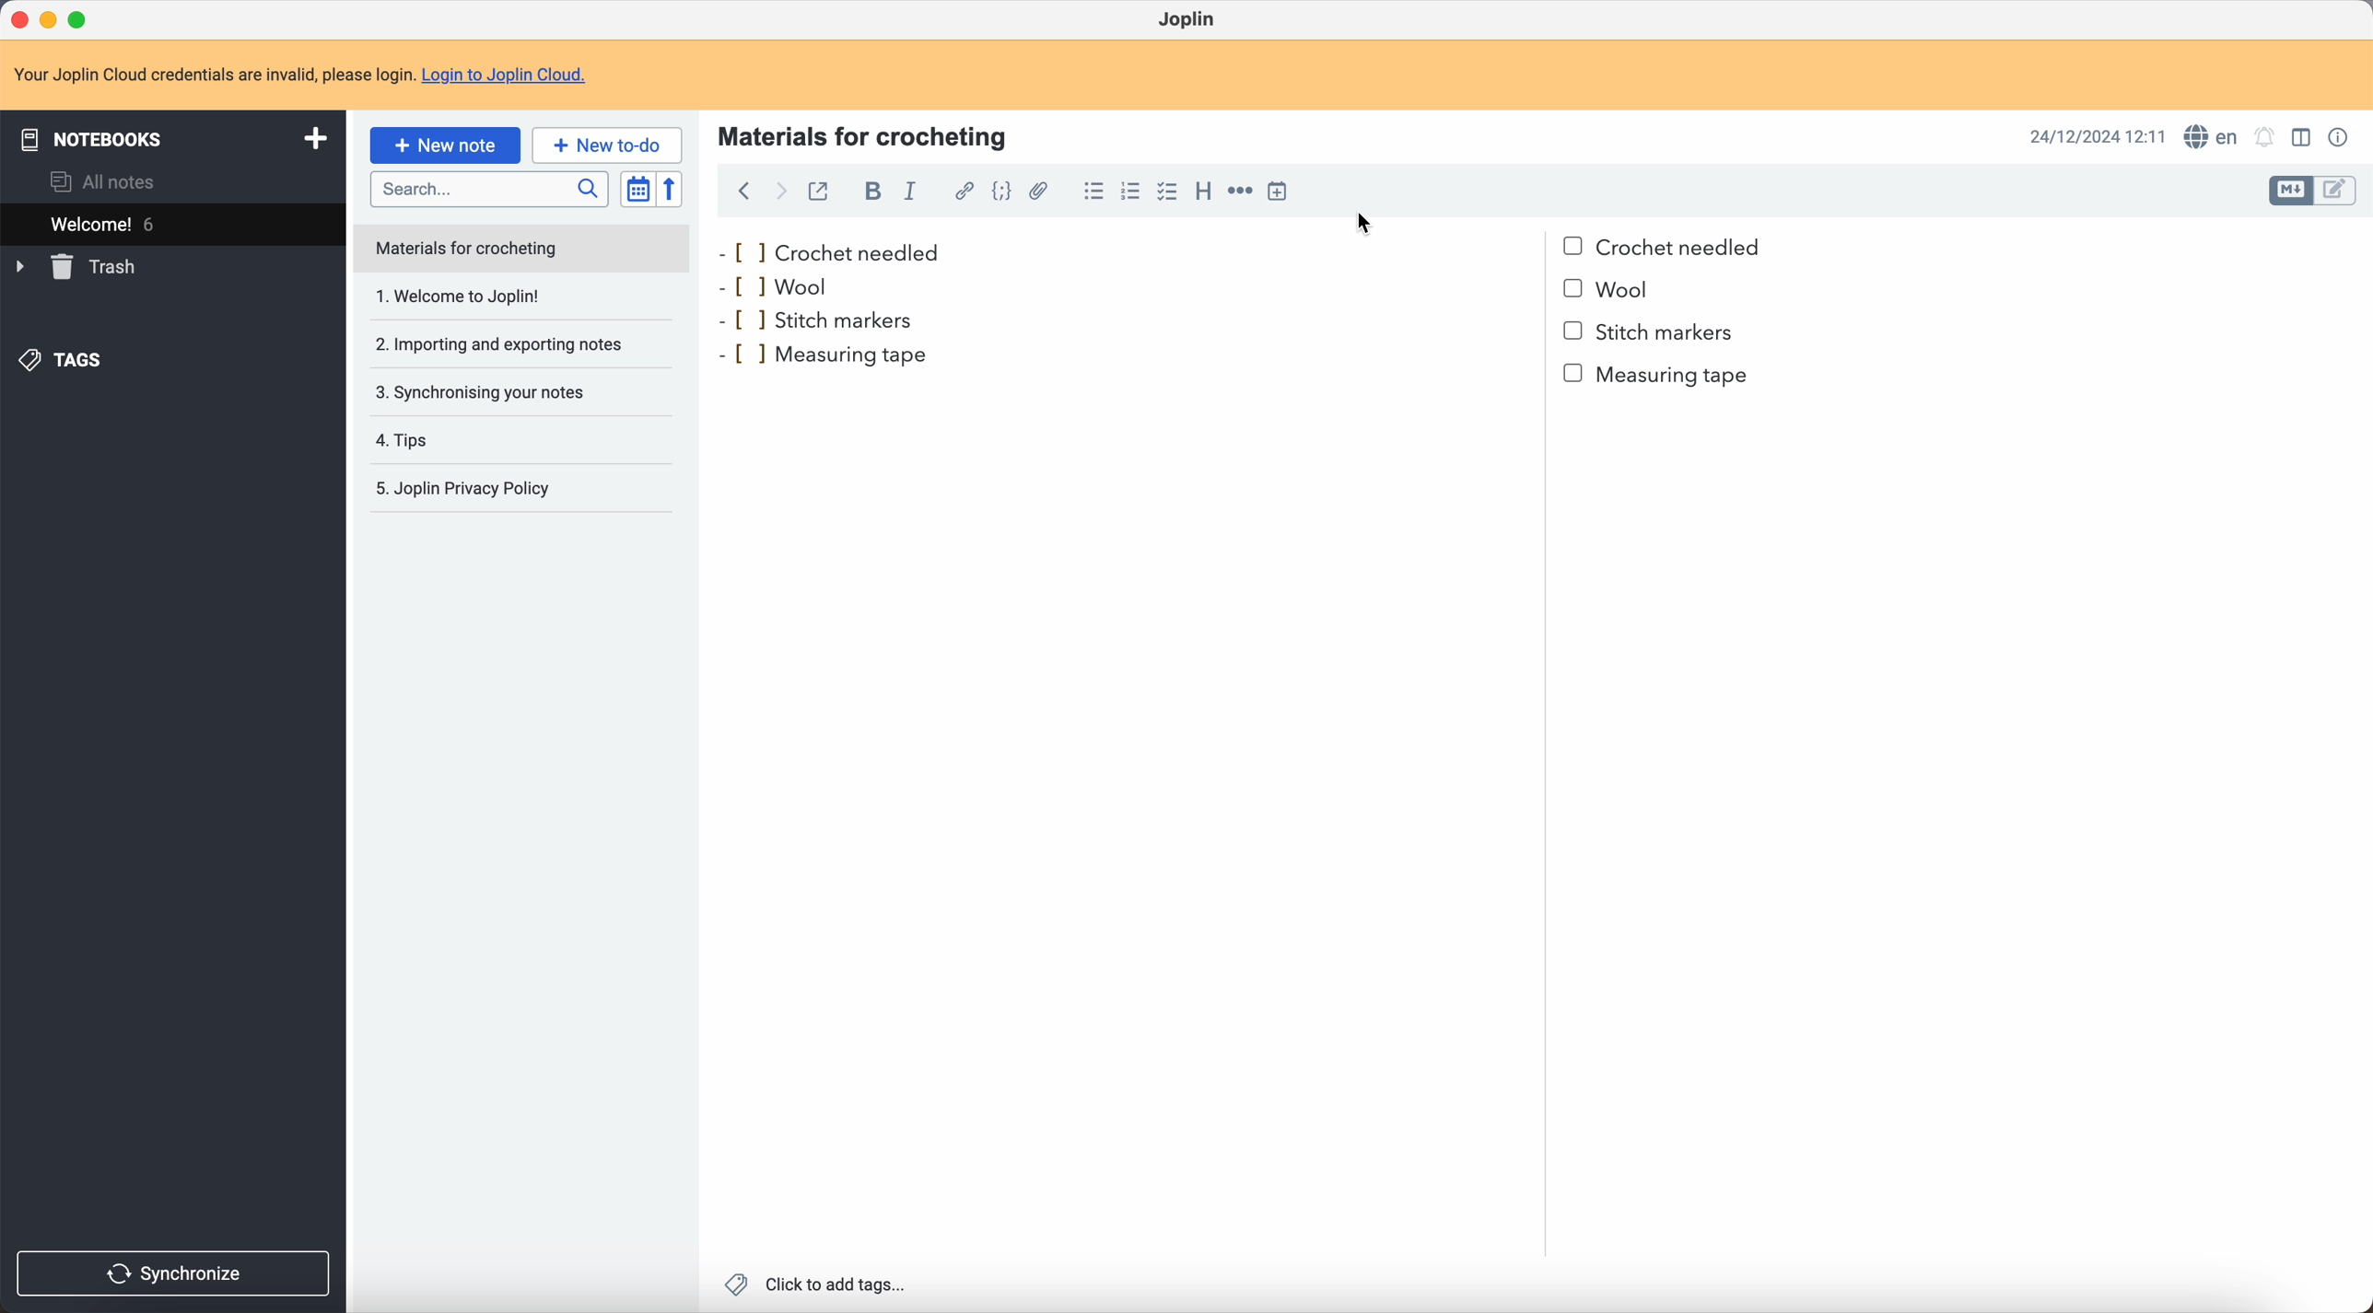 This screenshot has height=1313, width=2373. Describe the element at coordinates (1128, 192) in the screenshot. I see `numbered list` at that location.